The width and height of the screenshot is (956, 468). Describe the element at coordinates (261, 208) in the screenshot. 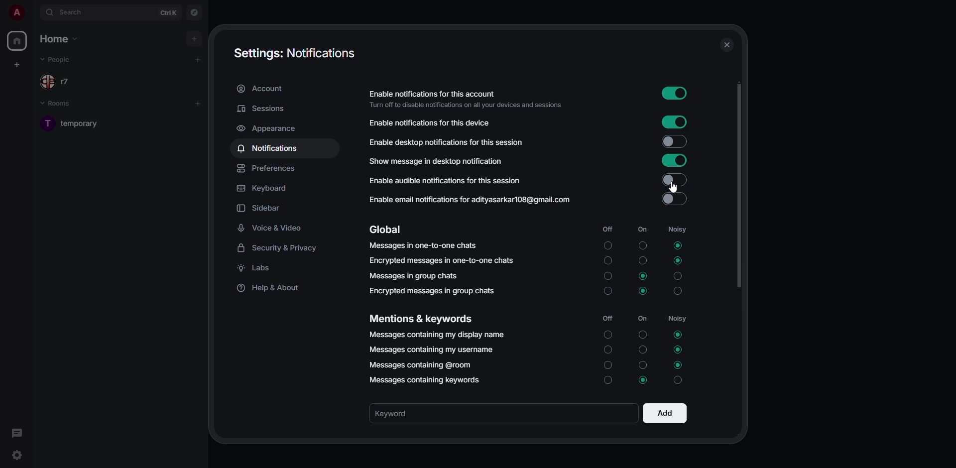

I see `sidebar` at that location.